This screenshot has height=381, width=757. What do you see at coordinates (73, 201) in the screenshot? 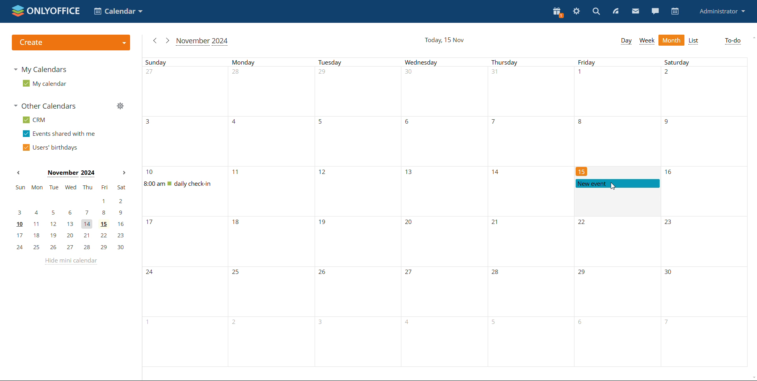
I see `1, 2` at bounding box center [73, 201].